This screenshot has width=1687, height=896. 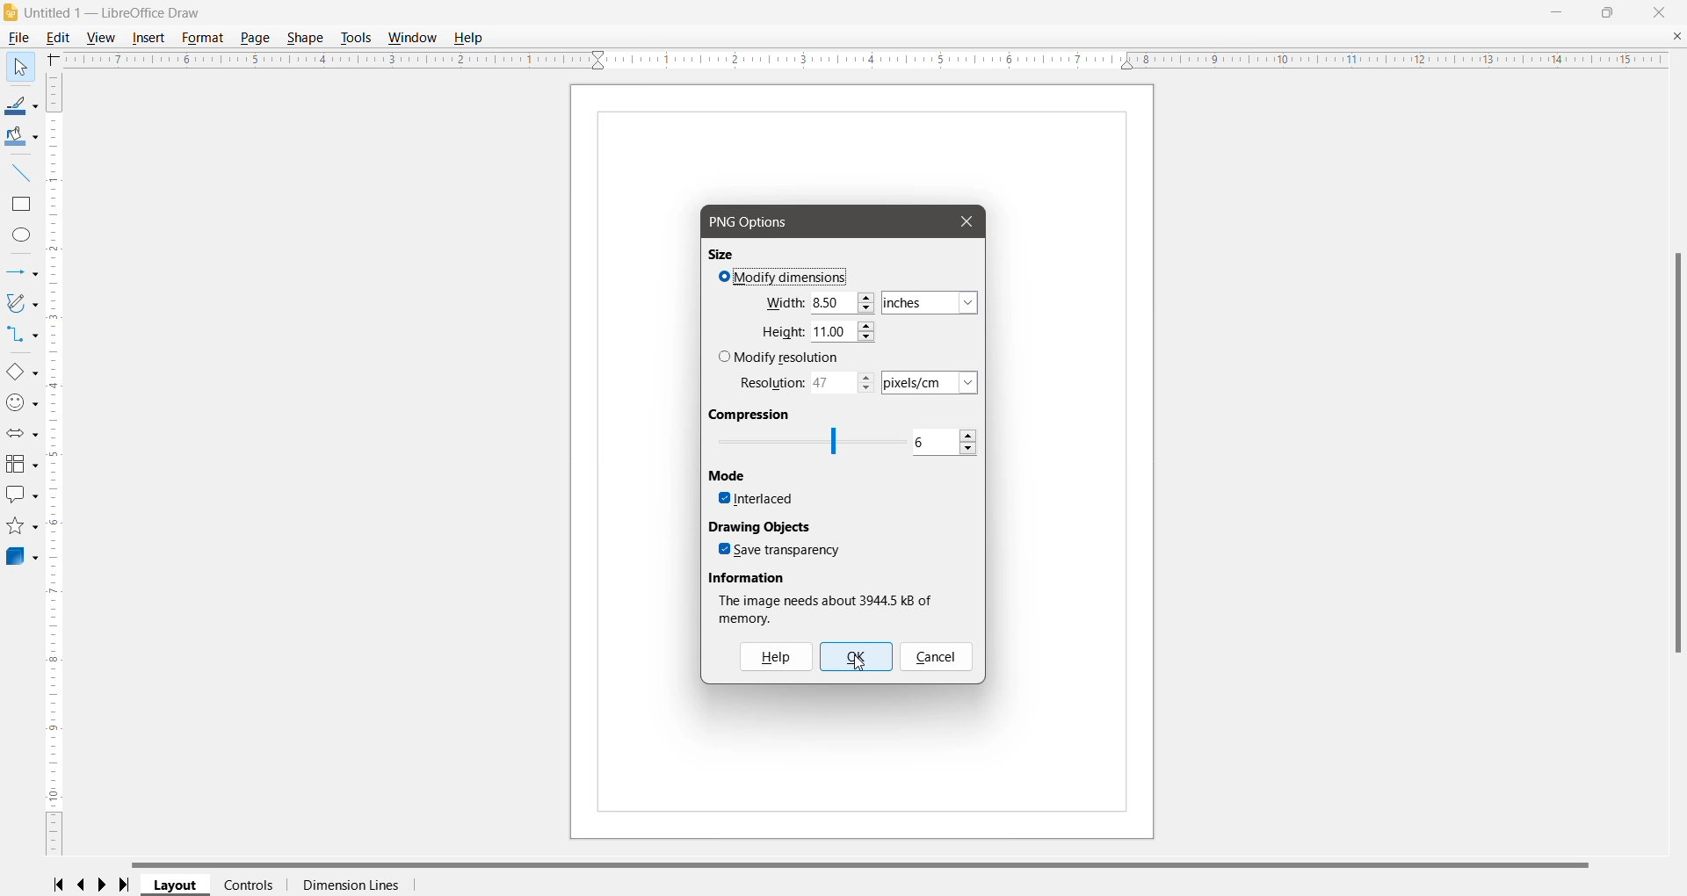 What do you see at coordinates (350, 885) in the screenshot?
I see `Dimension Lines` at bounding box center [350, 885].